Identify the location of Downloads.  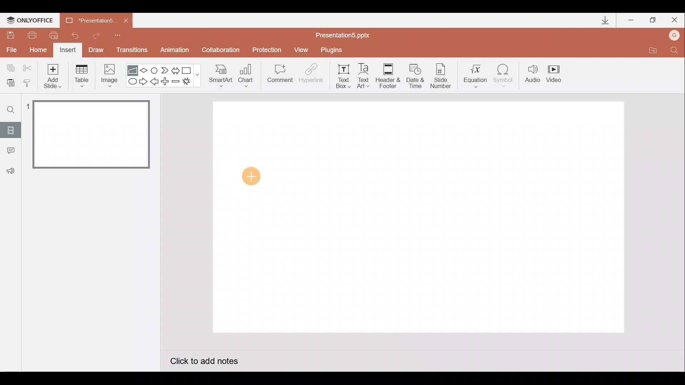
(604, 21).